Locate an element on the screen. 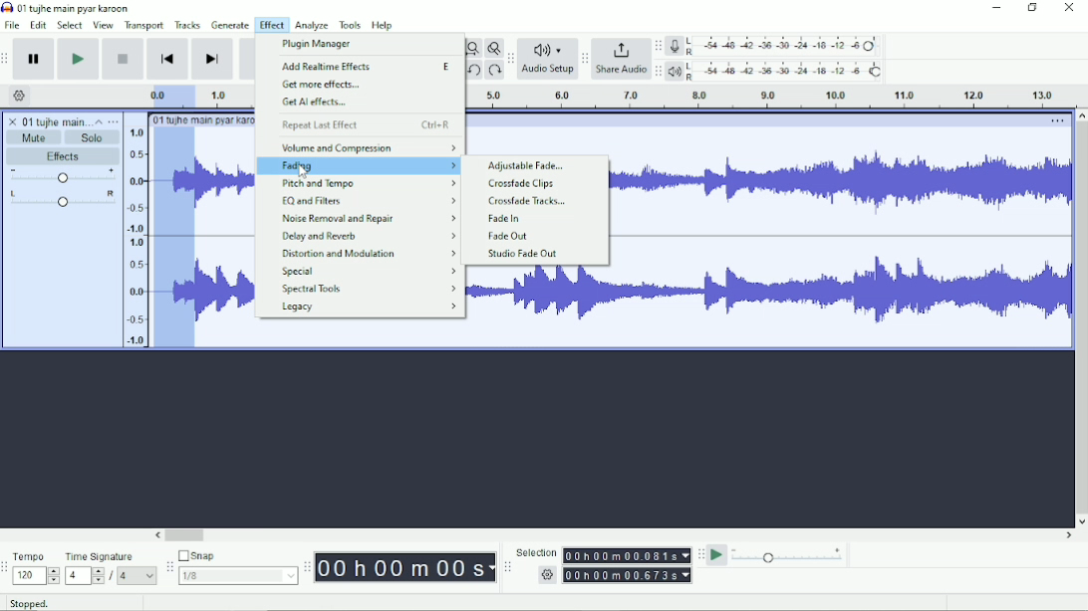 This screenshot has width=1088, height=611. cancel logo is located at coordinates (14, 121).